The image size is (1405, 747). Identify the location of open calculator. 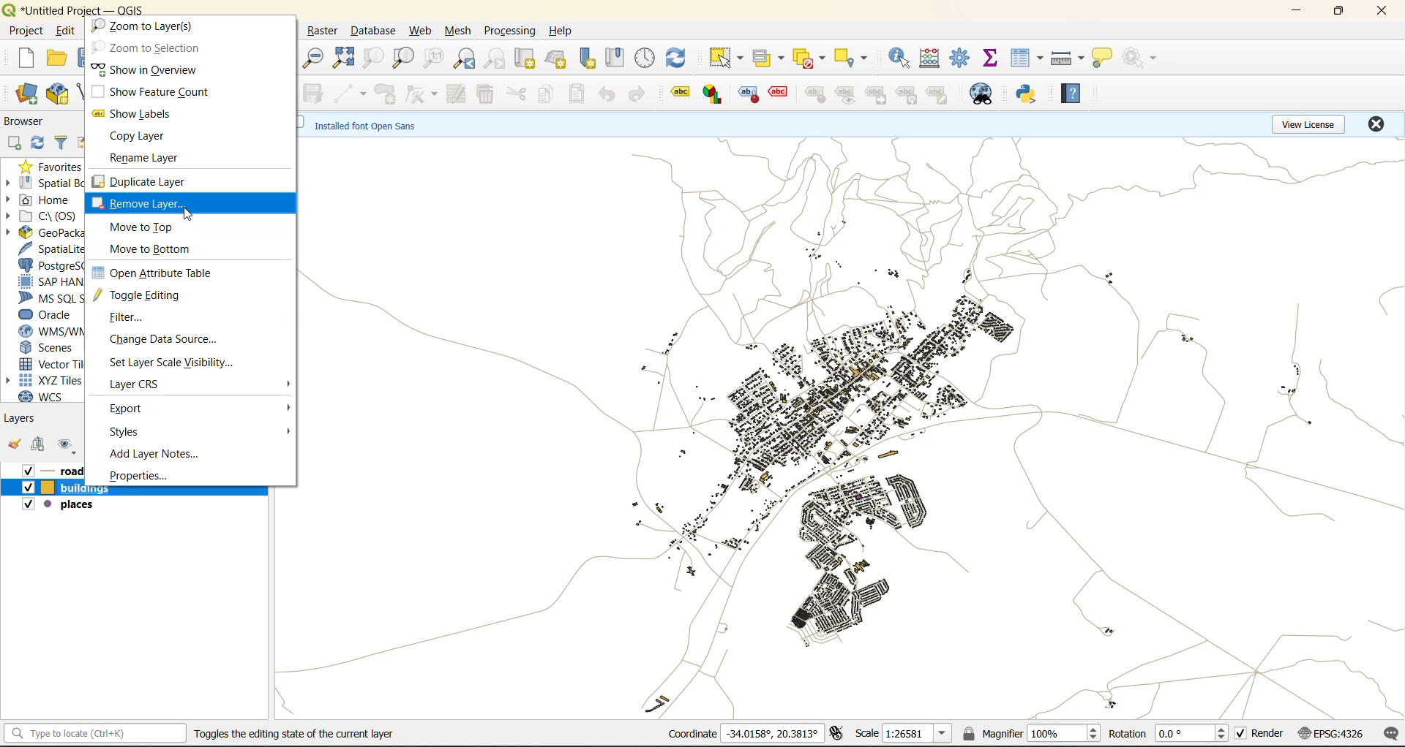
(933, 61).